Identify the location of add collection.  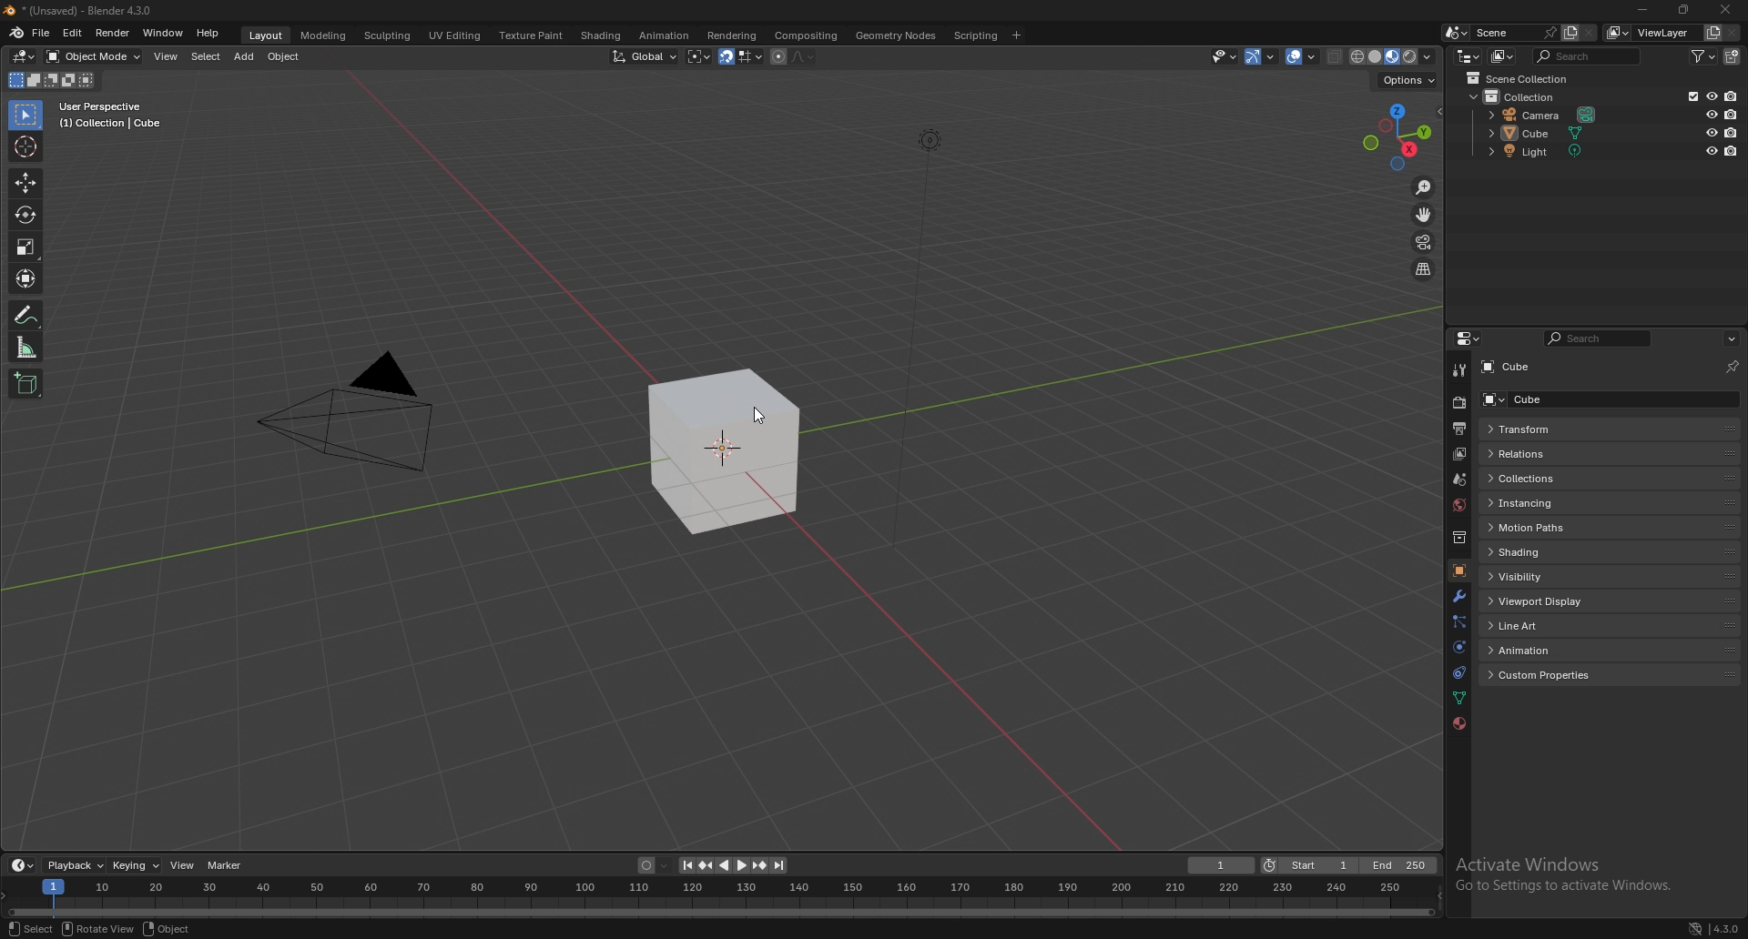
(1733, 56).